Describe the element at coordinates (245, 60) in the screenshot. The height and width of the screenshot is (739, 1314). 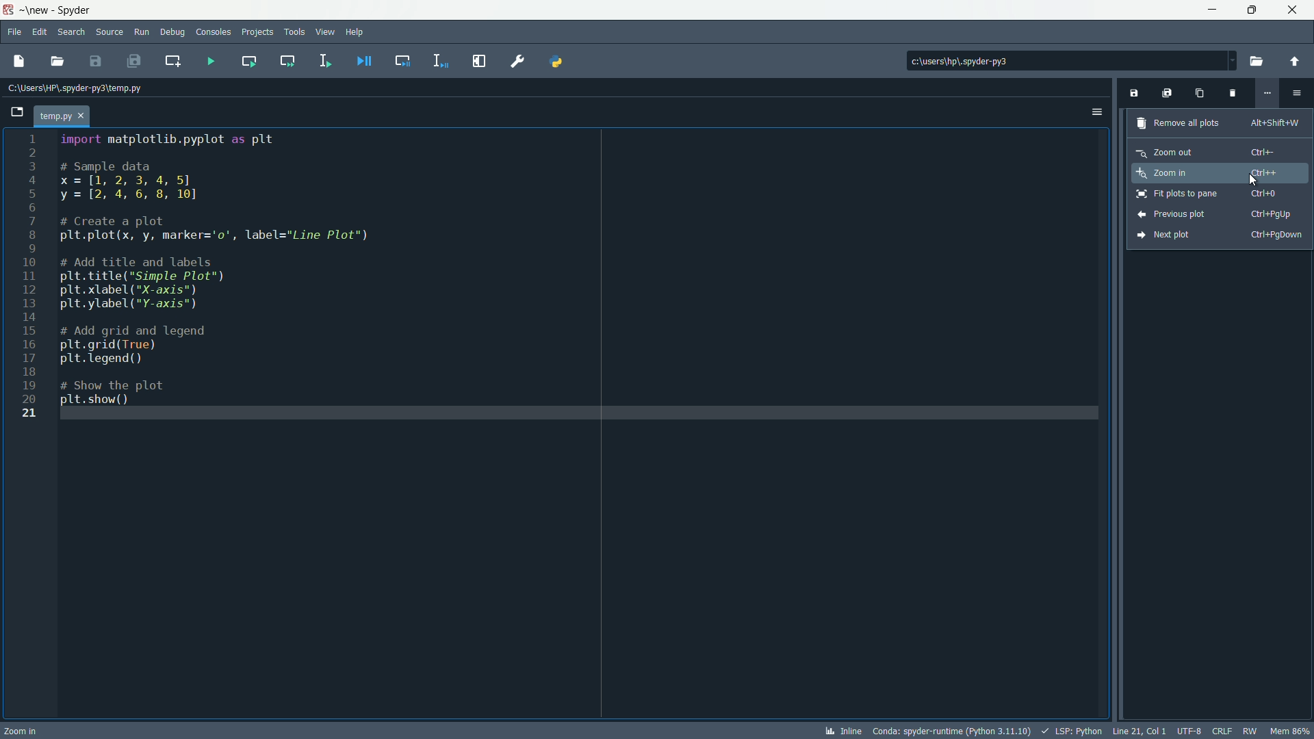
I see `run current cell` at that location.